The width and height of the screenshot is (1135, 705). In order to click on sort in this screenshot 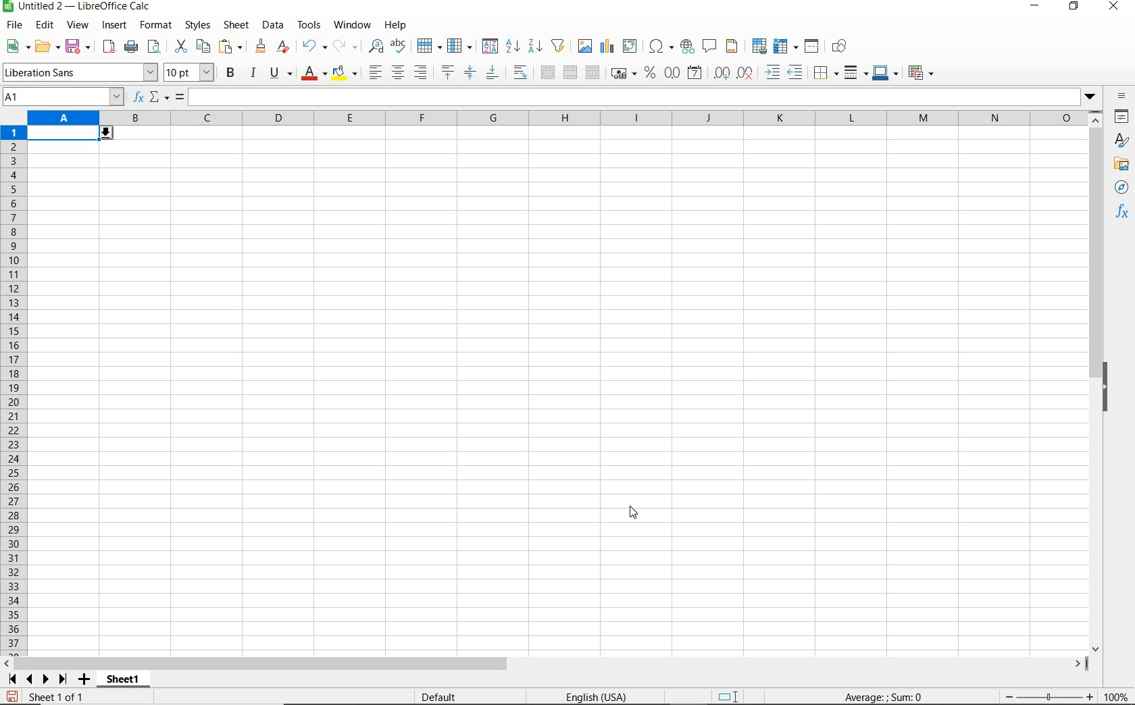, I will do `click(490, 47)`.